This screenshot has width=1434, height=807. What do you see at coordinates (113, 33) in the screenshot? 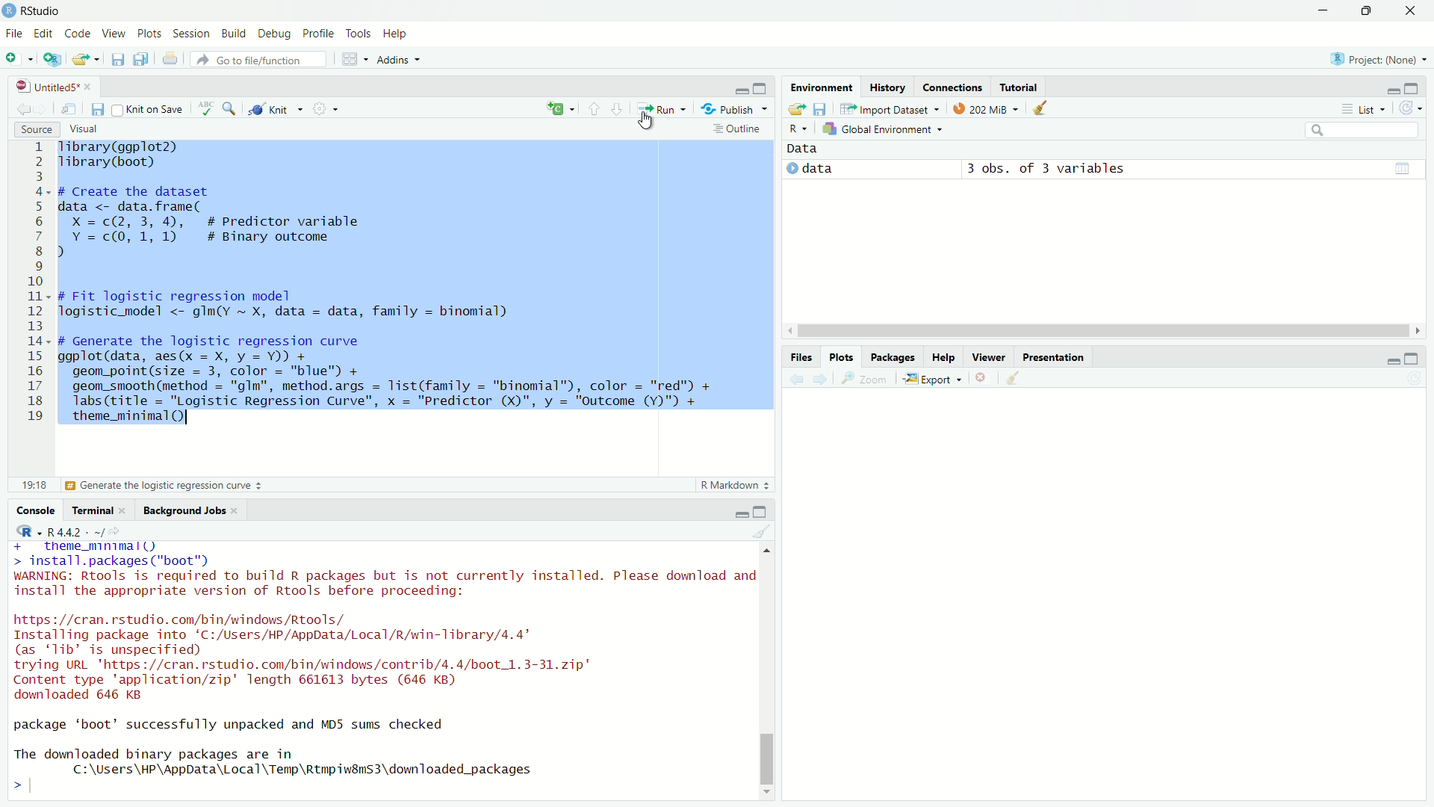
I see `View` at bounding box center [113, 33].